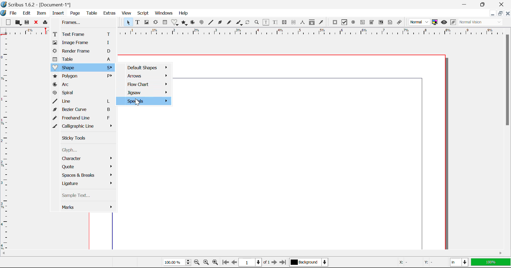 The width and height of the screenshot is (511, 268). I want to click on File, so click(13, 13).